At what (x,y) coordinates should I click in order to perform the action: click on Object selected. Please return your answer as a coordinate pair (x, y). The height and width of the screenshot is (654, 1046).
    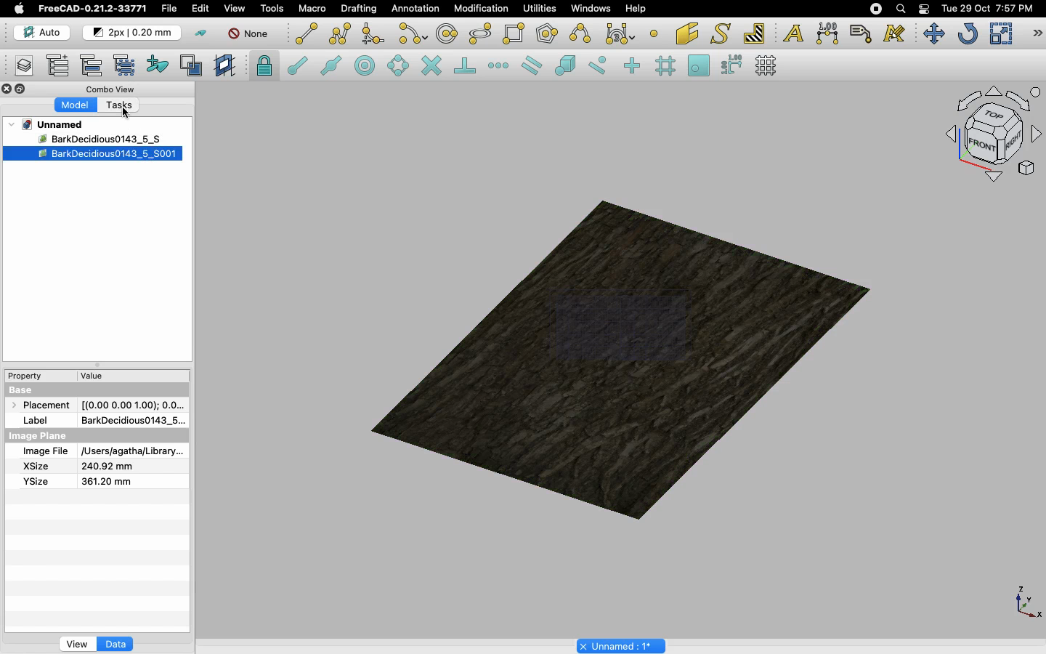
    Looking at the image, I should click on (83, 138).